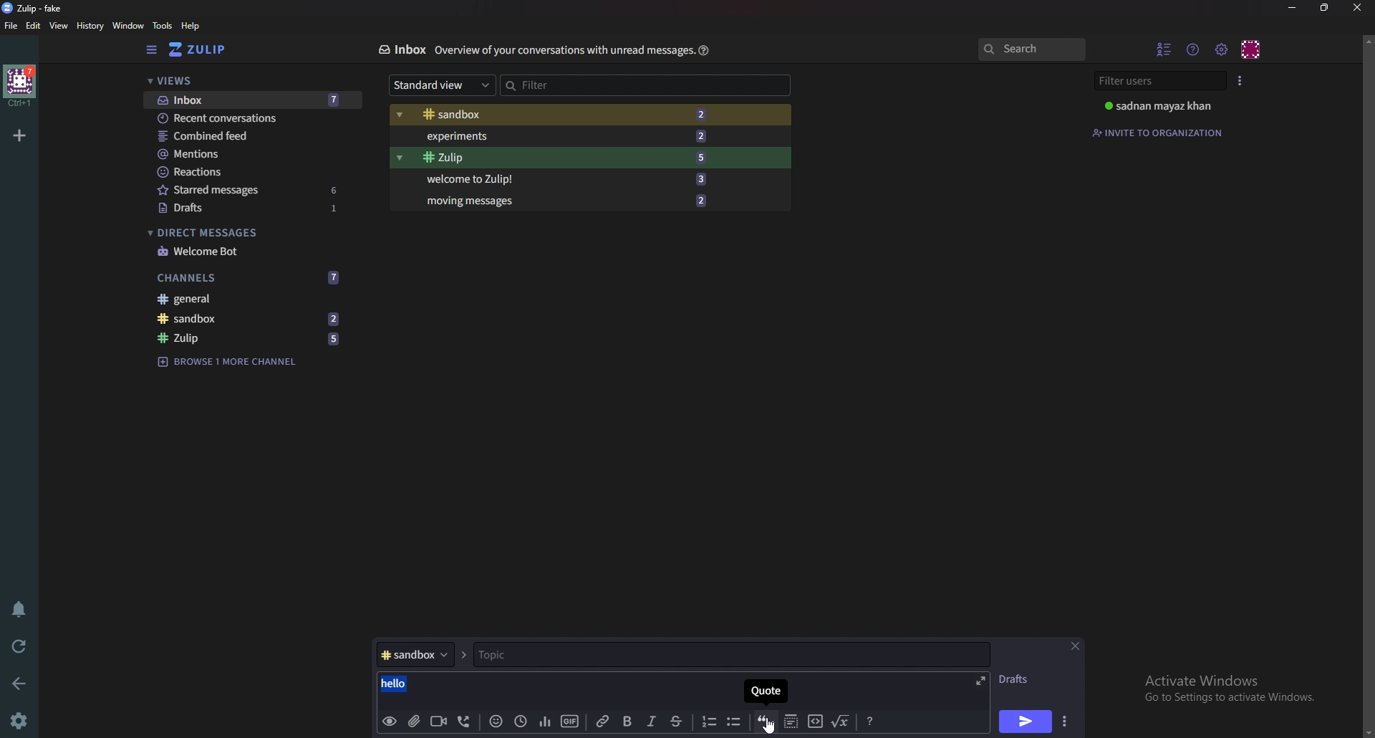 The image size is (1375, 738). I want to click on # sandbox, so click(414, 653).